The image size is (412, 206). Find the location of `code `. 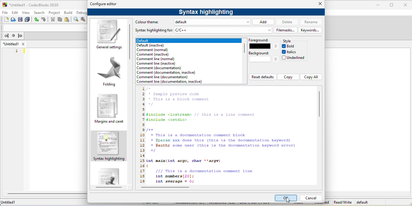

code  is located at coordinates (208, 171).